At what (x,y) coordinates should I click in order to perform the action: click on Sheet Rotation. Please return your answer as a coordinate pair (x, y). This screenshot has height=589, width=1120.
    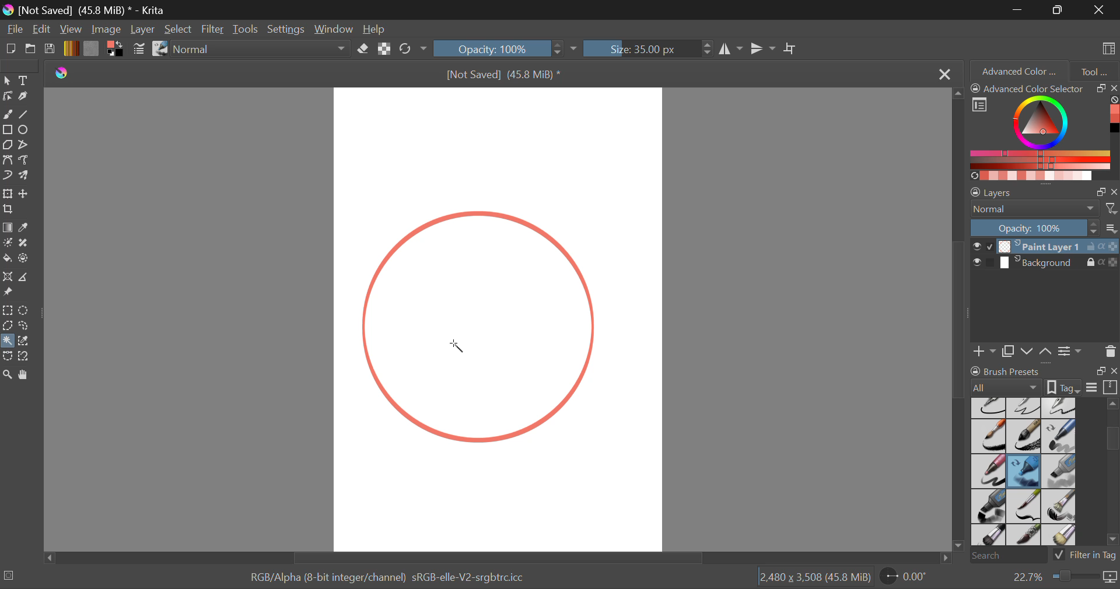
    Looking at the image, I should click on (910, 577).